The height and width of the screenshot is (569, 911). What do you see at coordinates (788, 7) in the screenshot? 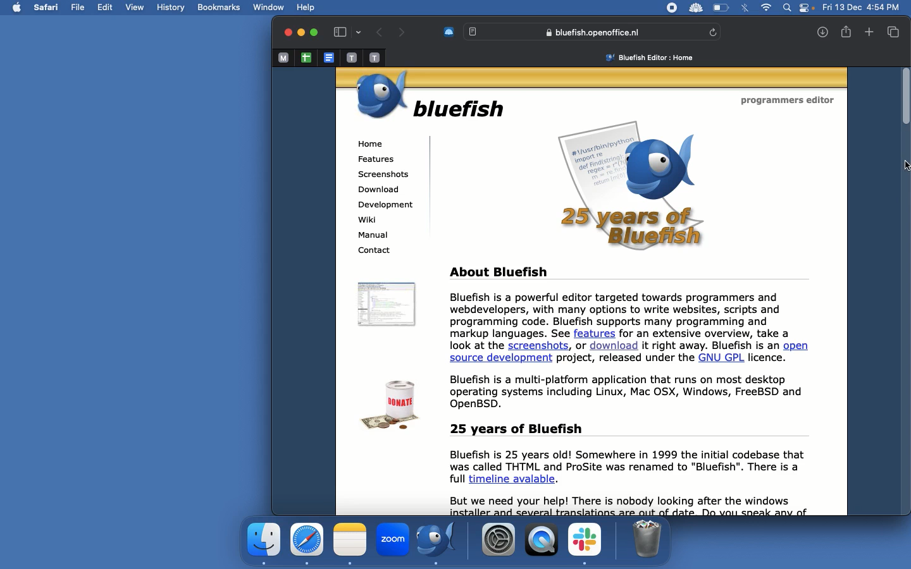
I see `Search` at bounding box center [788, 7].